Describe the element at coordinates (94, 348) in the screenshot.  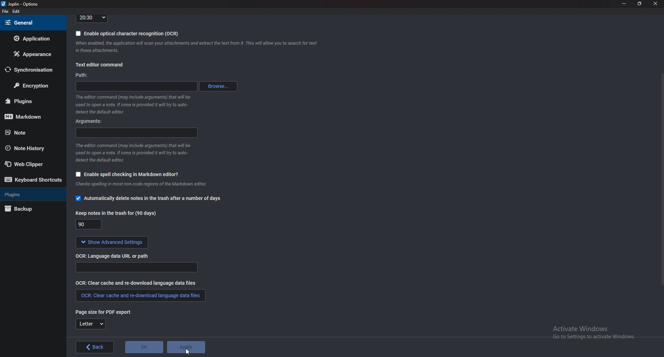
I see `Back` at that location.